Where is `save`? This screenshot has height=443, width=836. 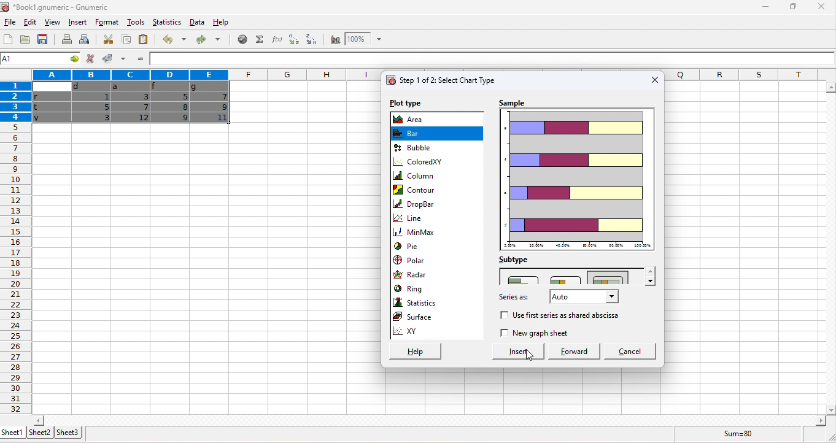 save is located at coordinates (43, 39).